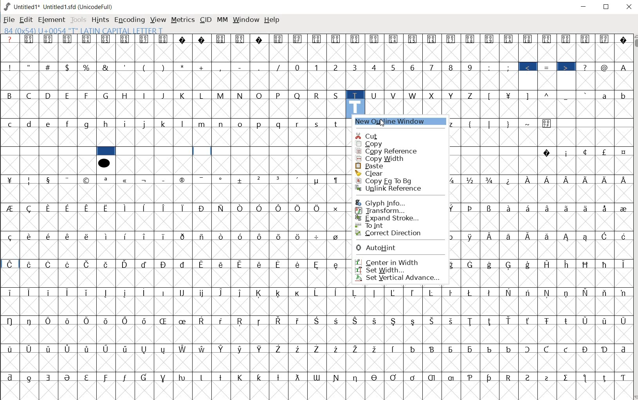 The image size is (638, 400). What do you see at coordinates (164, 264) in the screenshot?
I see `Symbol` at bounding box center [164, 264].